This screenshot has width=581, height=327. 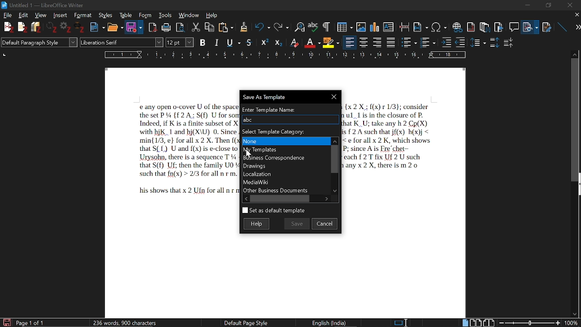 I want to click on vertical scroll bar, so click(x=575, y=119).